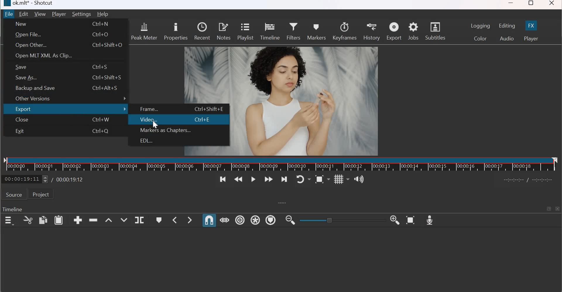  I want to click on FX, so click(531, 25).